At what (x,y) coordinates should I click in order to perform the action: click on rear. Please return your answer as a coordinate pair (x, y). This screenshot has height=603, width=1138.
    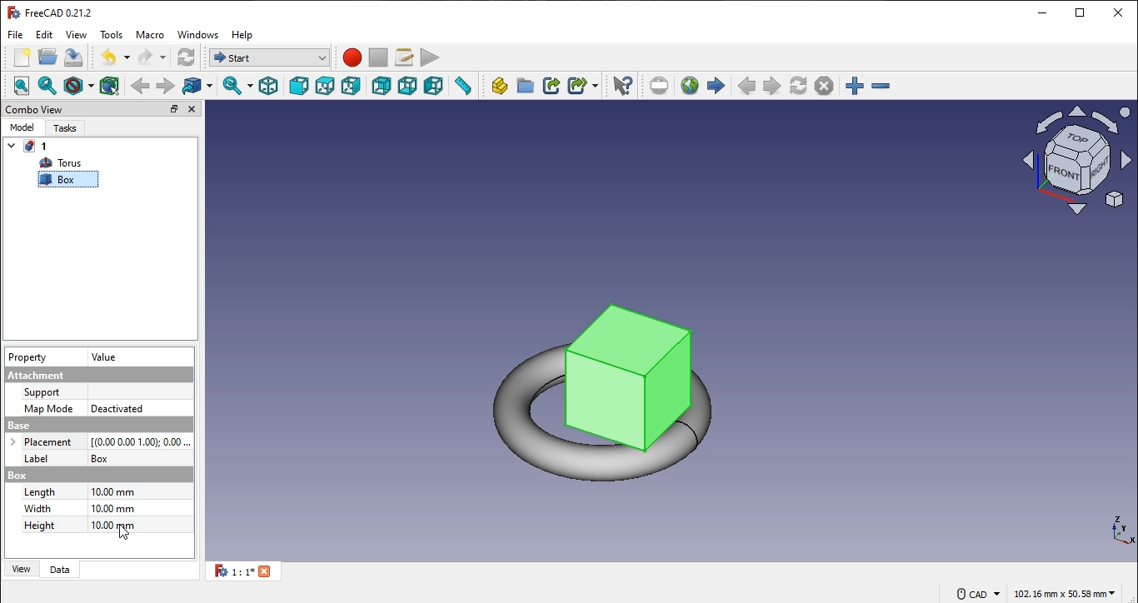
    Looking at the image, I should click on (382, 85).